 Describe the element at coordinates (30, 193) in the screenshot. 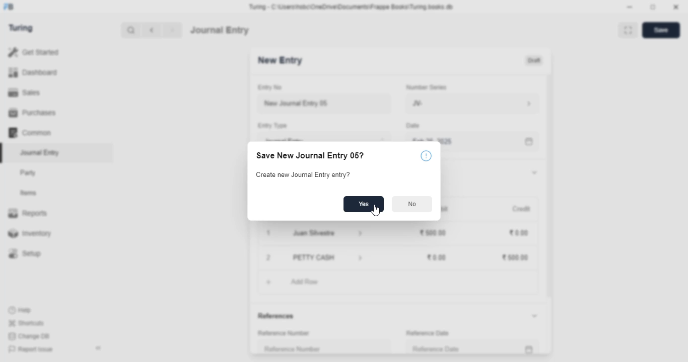

I see `items` at that location.